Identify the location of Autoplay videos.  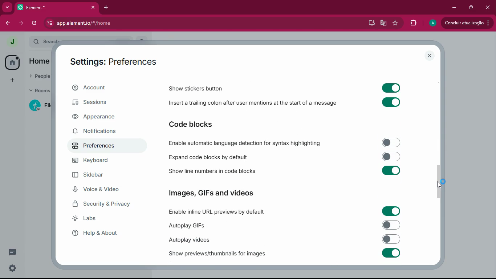
(188, 240).